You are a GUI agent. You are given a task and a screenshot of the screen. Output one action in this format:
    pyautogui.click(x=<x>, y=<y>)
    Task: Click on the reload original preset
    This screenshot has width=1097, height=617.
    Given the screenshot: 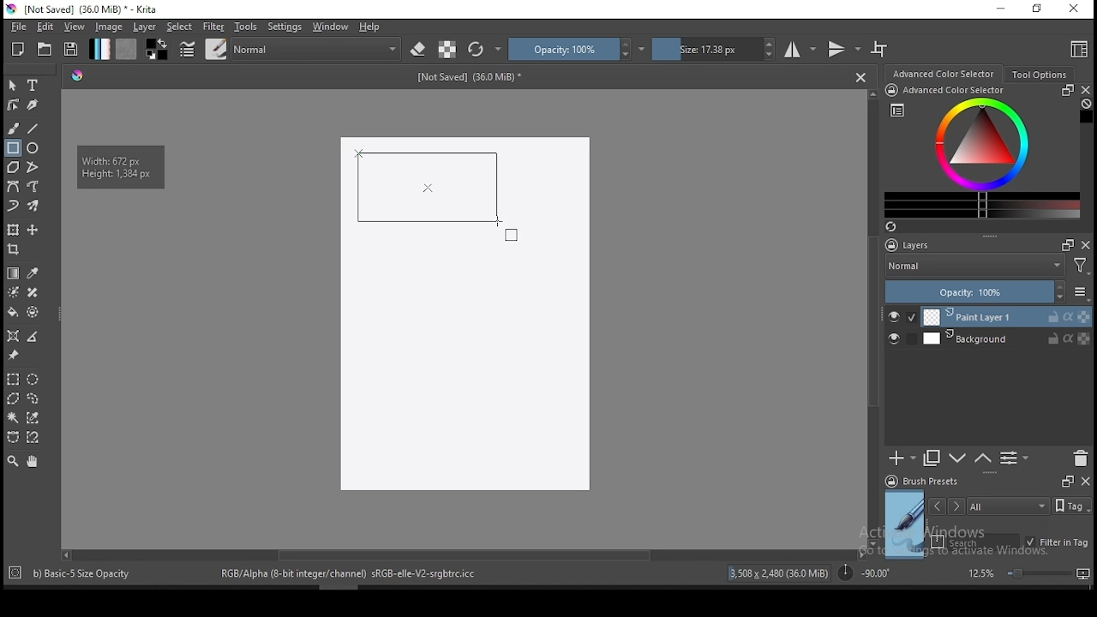 What is the action you would take?
    pyautogui.click(x=485, y=49)
    